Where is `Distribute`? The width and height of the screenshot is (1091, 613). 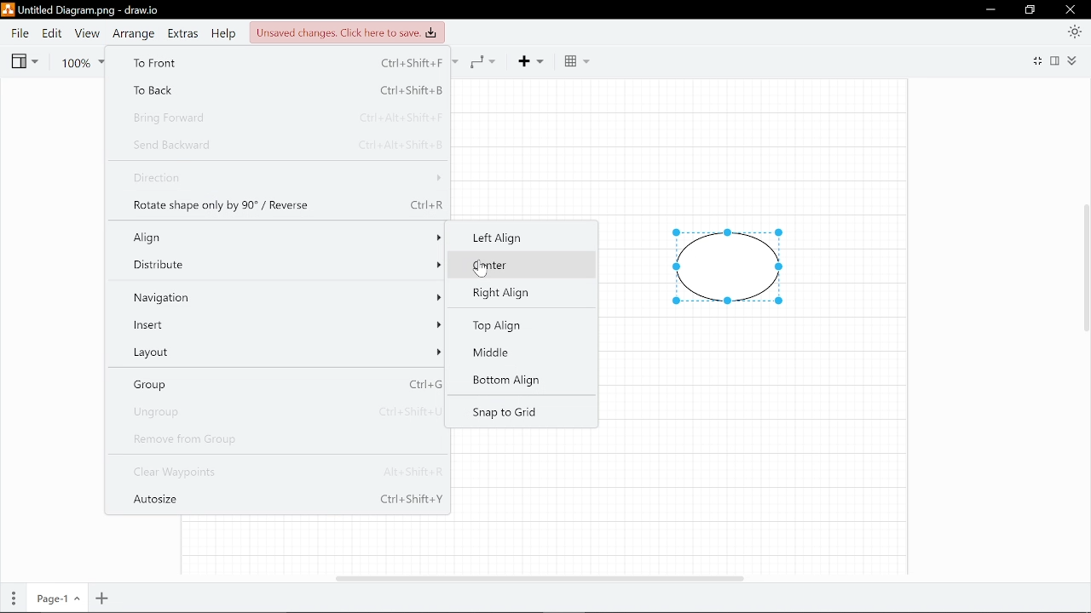 Distribute is located at coordinates (281, 266).